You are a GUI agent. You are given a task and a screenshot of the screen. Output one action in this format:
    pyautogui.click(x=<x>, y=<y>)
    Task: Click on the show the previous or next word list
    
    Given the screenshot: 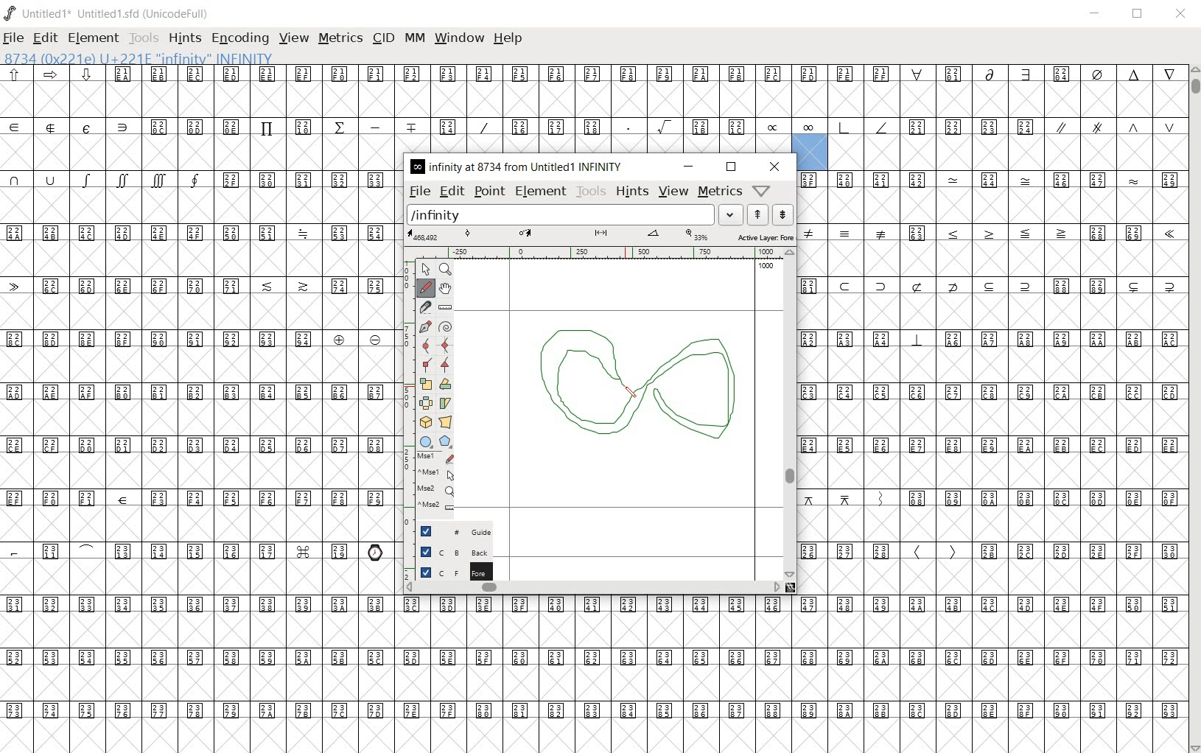 What is the action you would take?
    pyautogui.click(x=770, y=214)
    